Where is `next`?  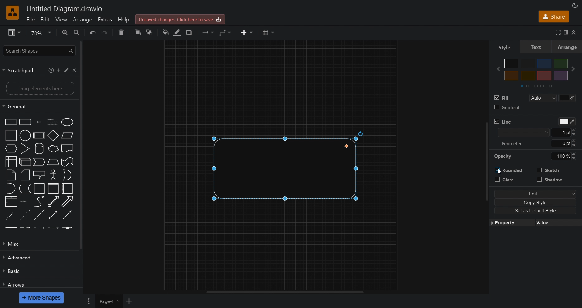
next is located at coordinates (575, 67).